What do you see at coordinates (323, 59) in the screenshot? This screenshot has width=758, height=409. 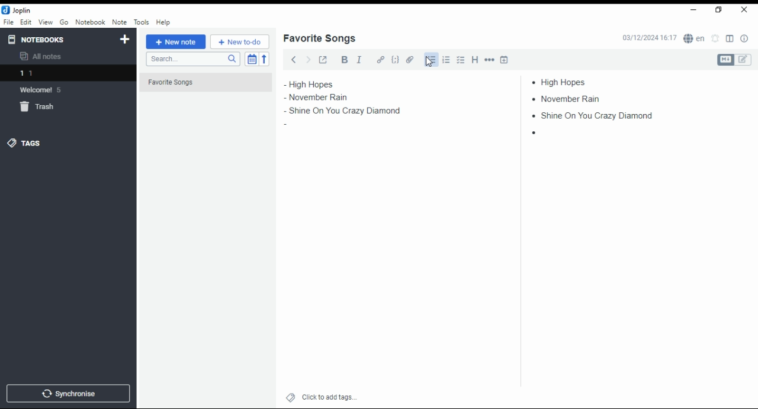 I see `toggle external editing` at bounding box center [323, 59].